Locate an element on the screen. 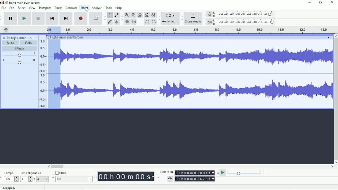 The image size is (338, 190). Options is located at coordinates (328, 38).